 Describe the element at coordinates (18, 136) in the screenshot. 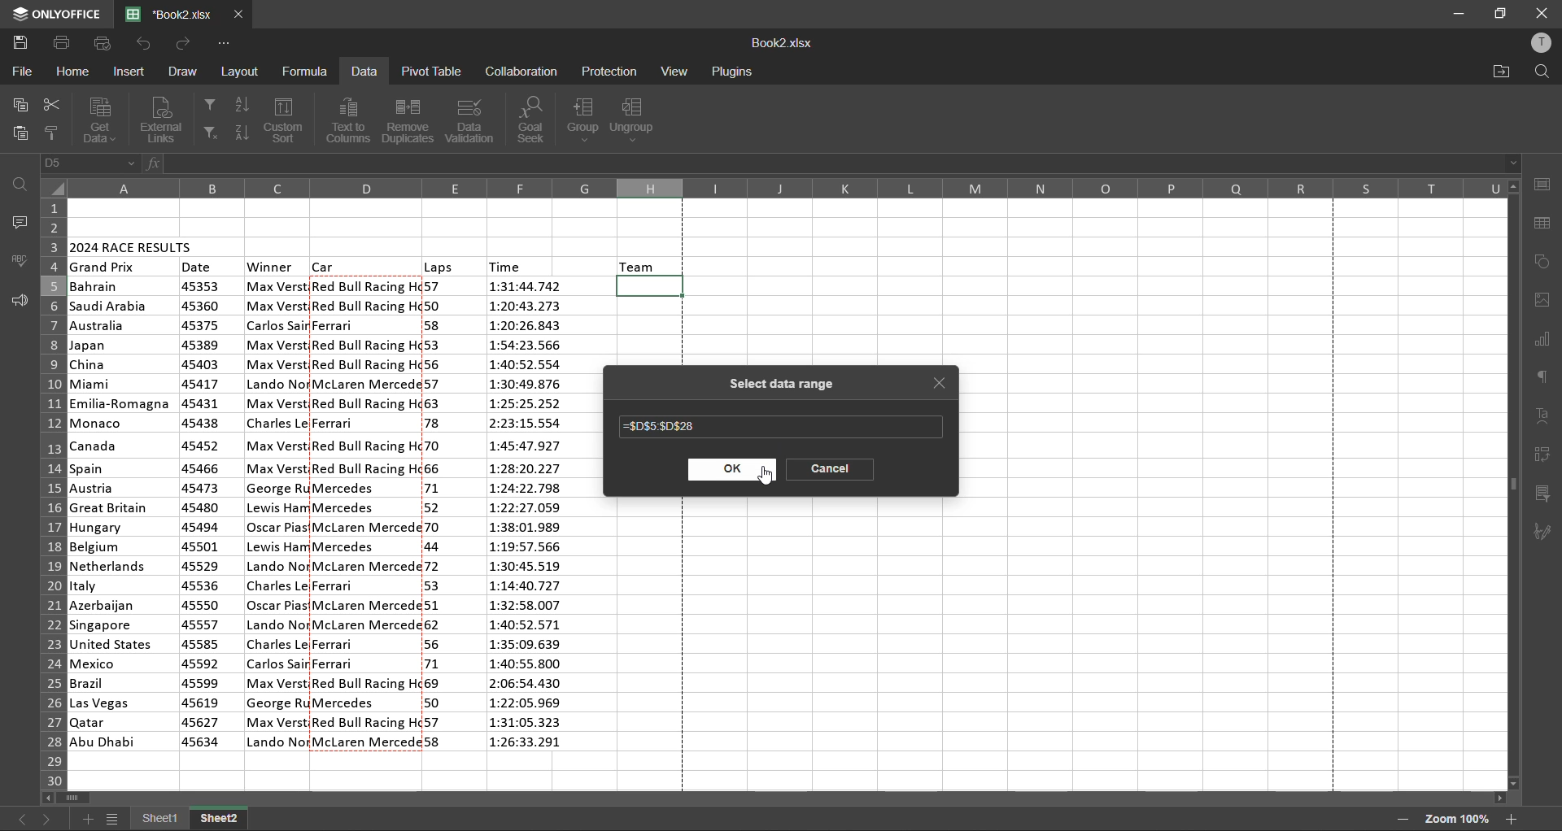

I see `paste` at that location.